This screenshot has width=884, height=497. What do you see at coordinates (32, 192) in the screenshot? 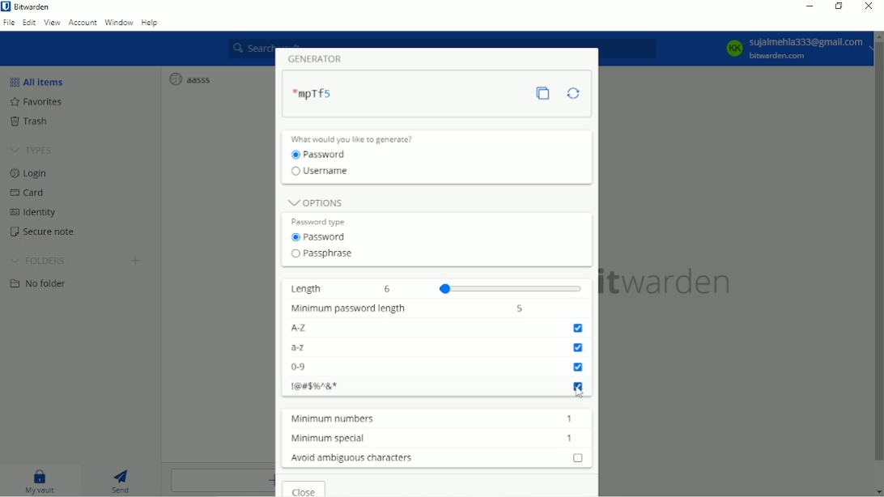
I see `Card` at bounding box center [32, 192].